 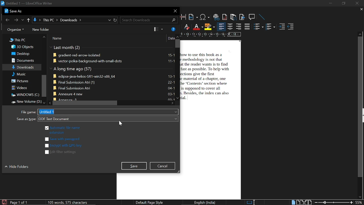 I want to click on Pictures, so click(x=21, y=81).